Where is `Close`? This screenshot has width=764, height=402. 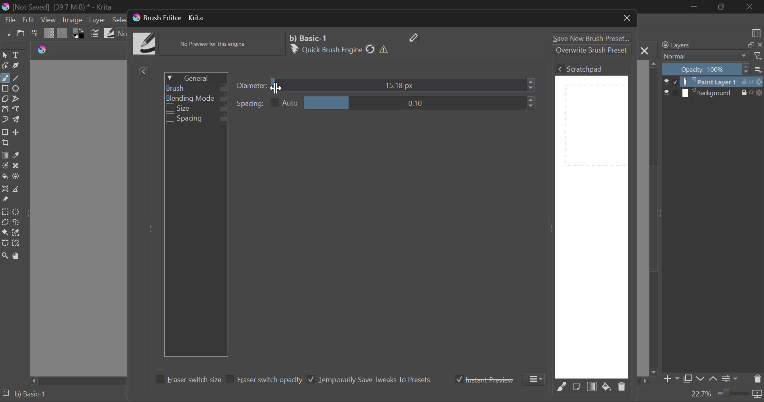
Close is located at coordinates (750, 7).